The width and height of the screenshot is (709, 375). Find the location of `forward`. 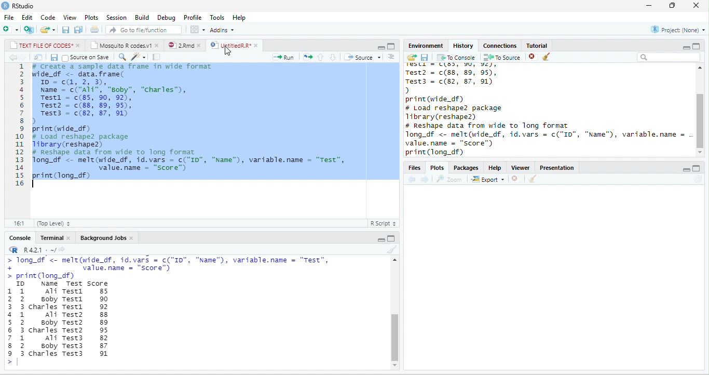

forward is located at coordinates (23, 57).